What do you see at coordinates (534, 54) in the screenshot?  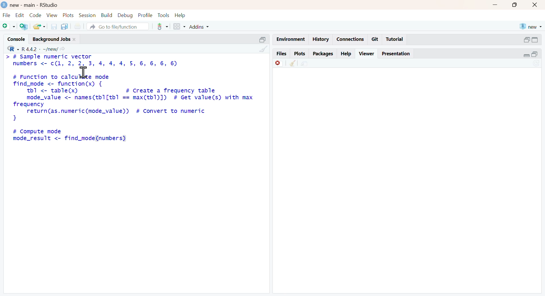 I see `open in separate window` at bounding box center [534, 54].